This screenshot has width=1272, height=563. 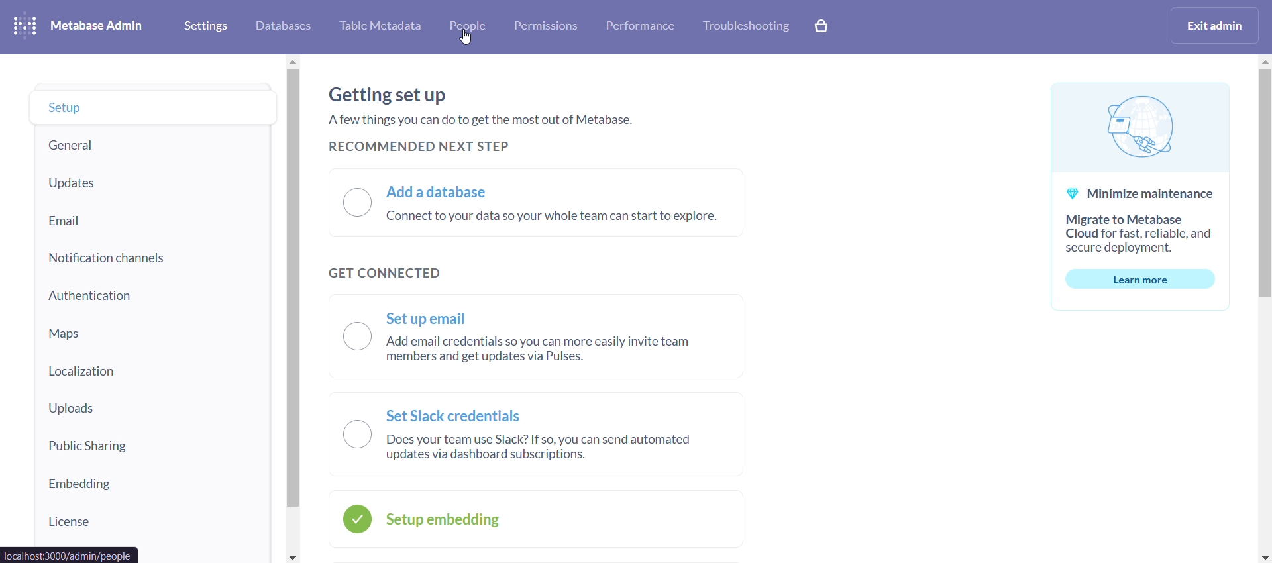 What do you see at coordinates (466, 28) in the screenshot?
I see `people` at bounding box center [466, 28].